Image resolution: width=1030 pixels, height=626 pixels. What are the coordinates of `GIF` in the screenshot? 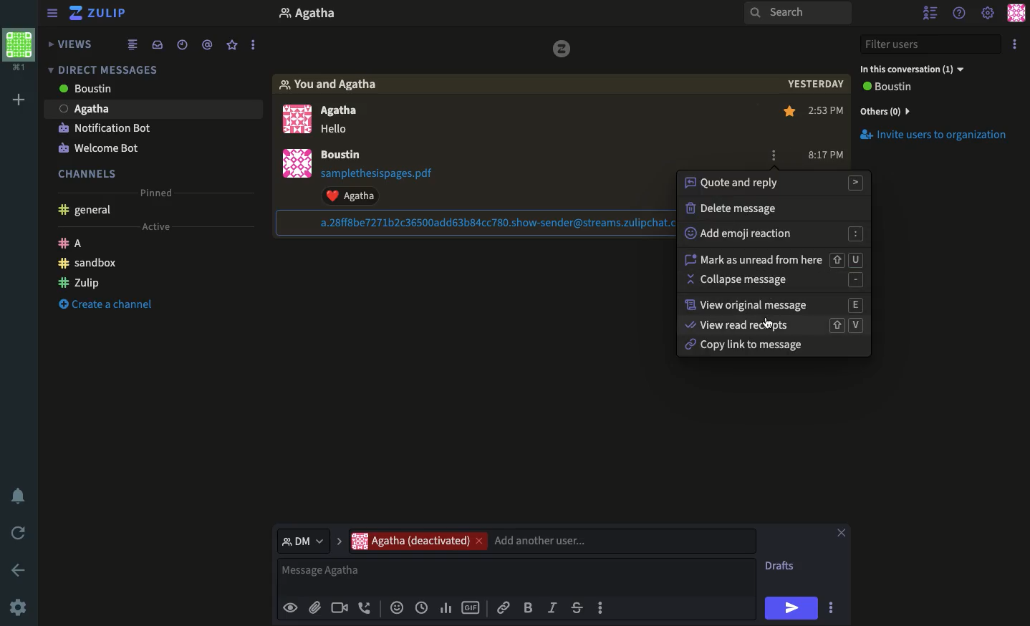 It's located at (471, 609).